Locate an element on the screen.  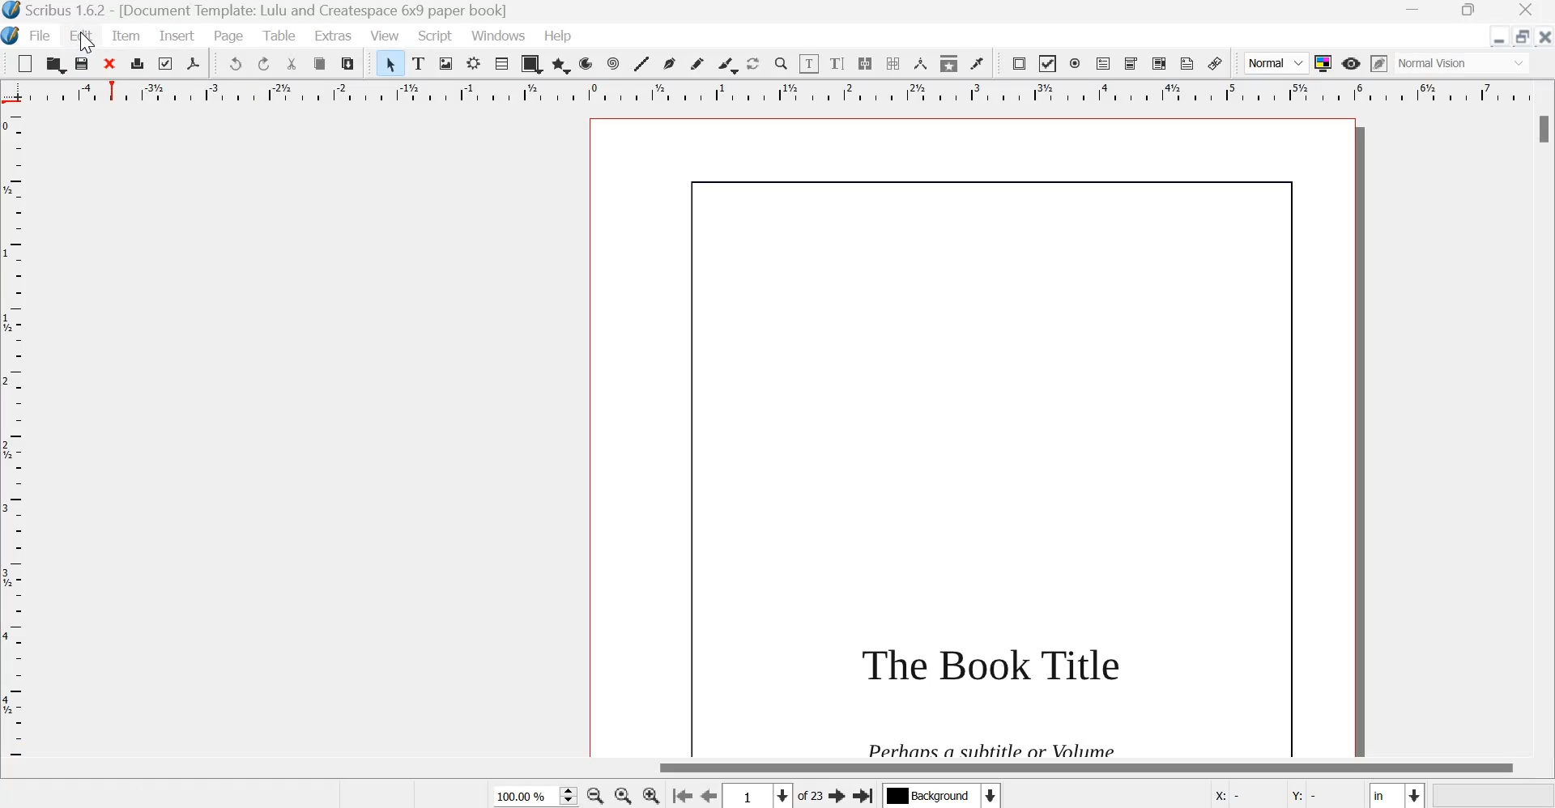
Table is located at coordinates (279, 36).